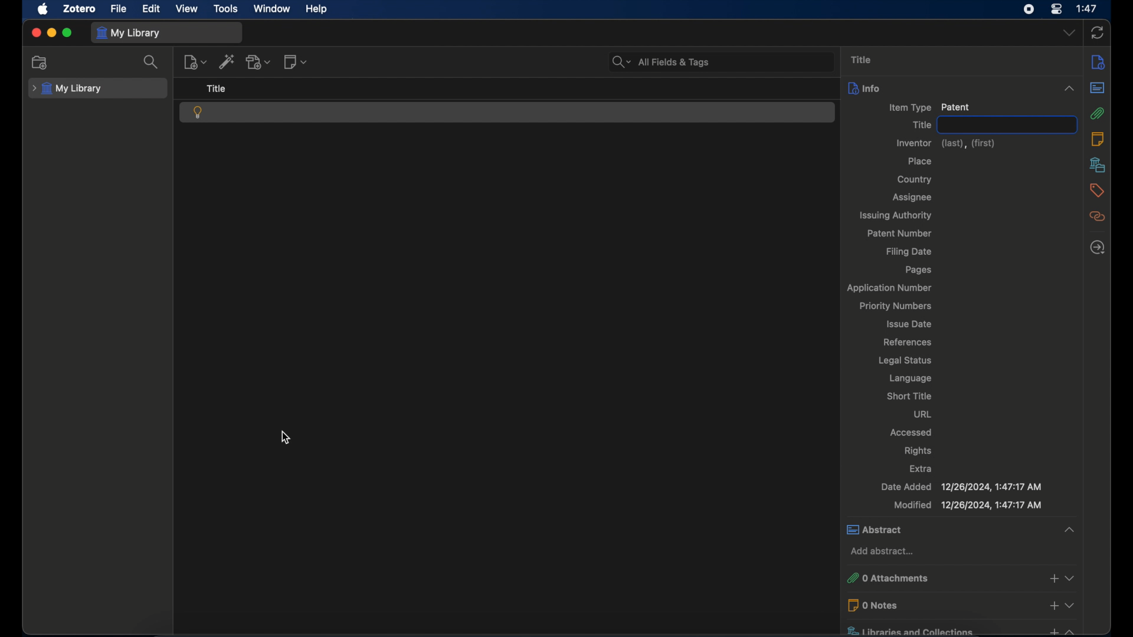 This screenshot has width=1133, height=637. Describe the element at coordinates (896, 577) in the screenshot. I see `0 attachments` at that location.